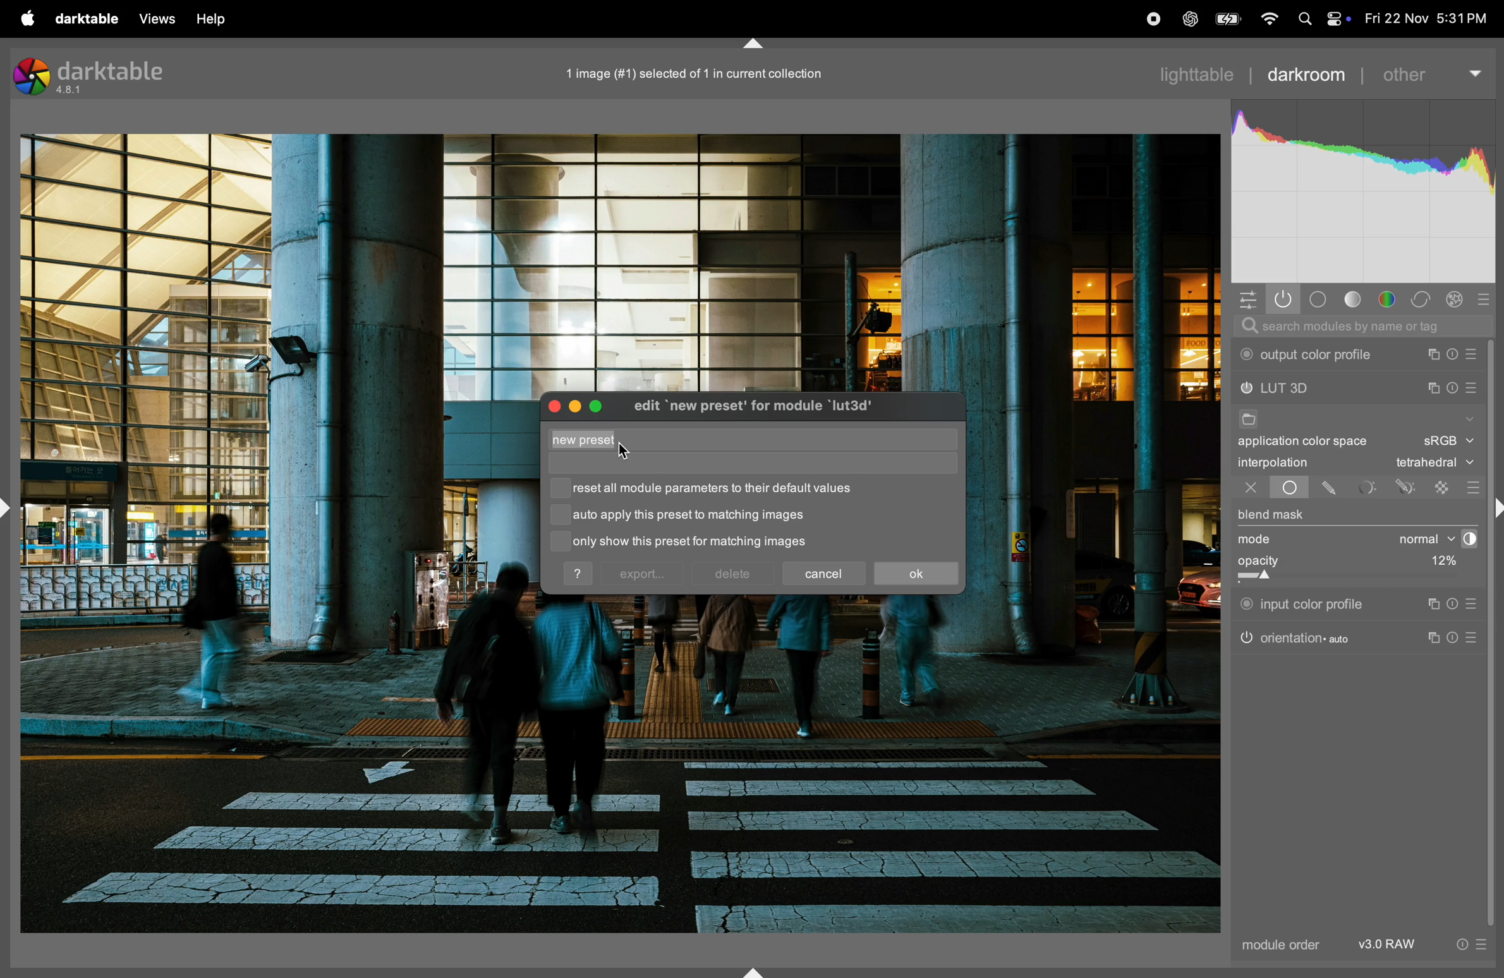  What do you see at coordinates (1440, 563) in the screenshot?
I see `12%` at bounding box center [1440, 563].